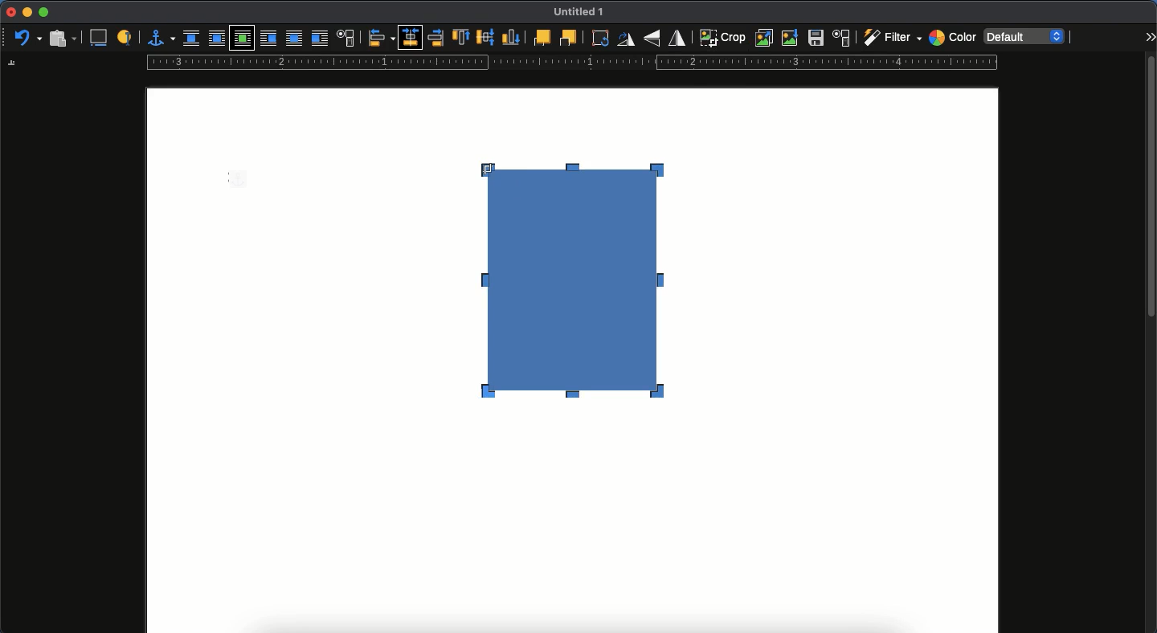  What do you see at coordinates (460, 39) in the screenshot?
I see `top to anchor` at bounding box center [460, 39].